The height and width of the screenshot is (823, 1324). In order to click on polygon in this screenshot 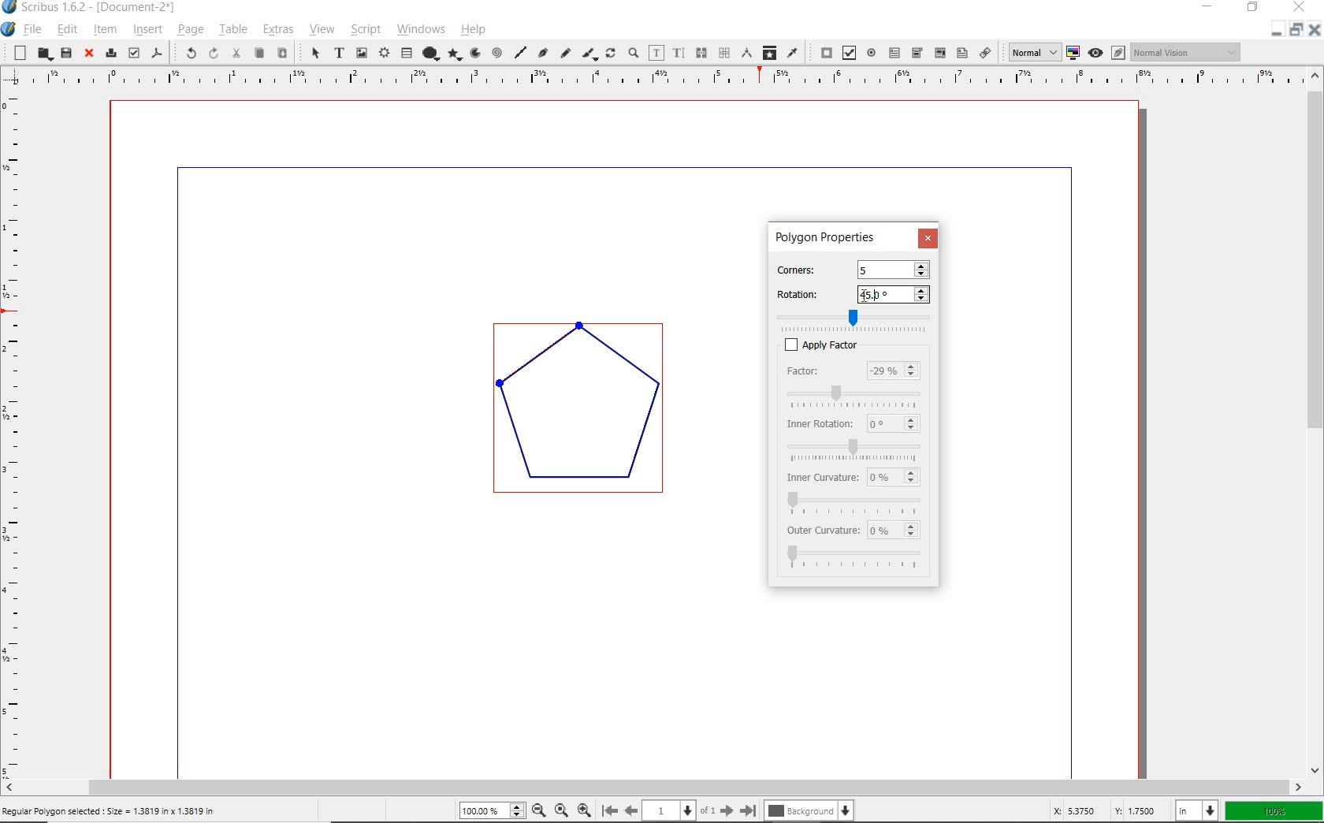, I will do `click(456, 54)`.